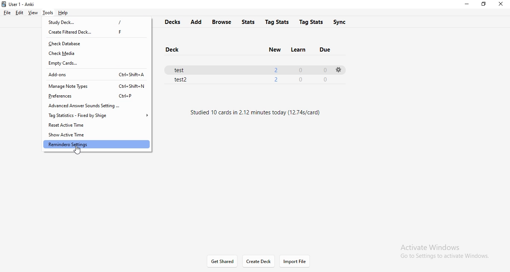  What do you see at coordinates (324, 79) in the screenshot?
I see `0` at bounding box center [324, 79].